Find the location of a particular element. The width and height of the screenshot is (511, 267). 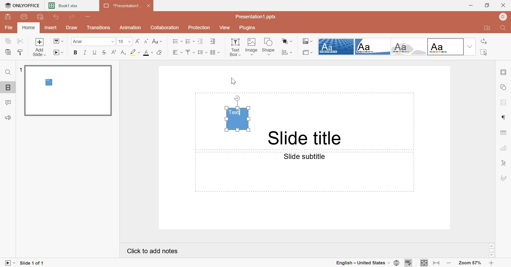

Copy is located at coordinates (9, 41).